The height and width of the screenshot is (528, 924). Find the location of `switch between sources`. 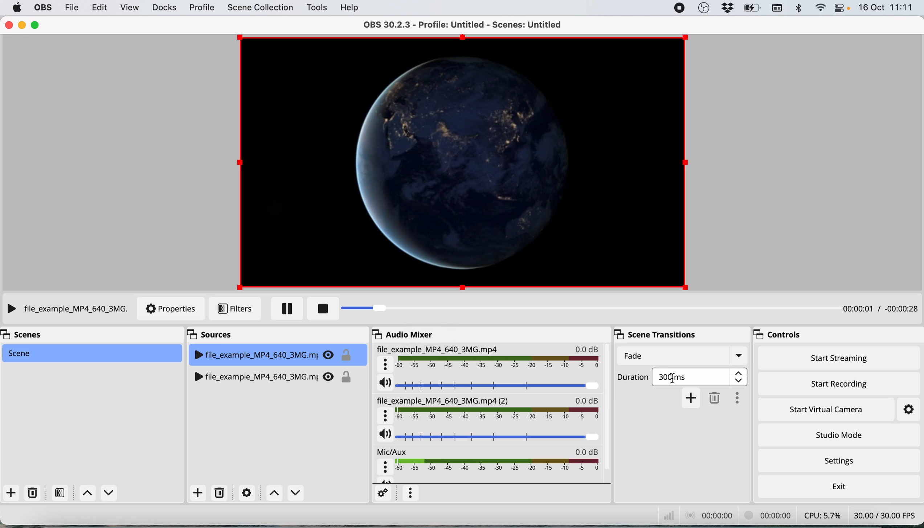

switch between sources is located at coordinates (284, 494).